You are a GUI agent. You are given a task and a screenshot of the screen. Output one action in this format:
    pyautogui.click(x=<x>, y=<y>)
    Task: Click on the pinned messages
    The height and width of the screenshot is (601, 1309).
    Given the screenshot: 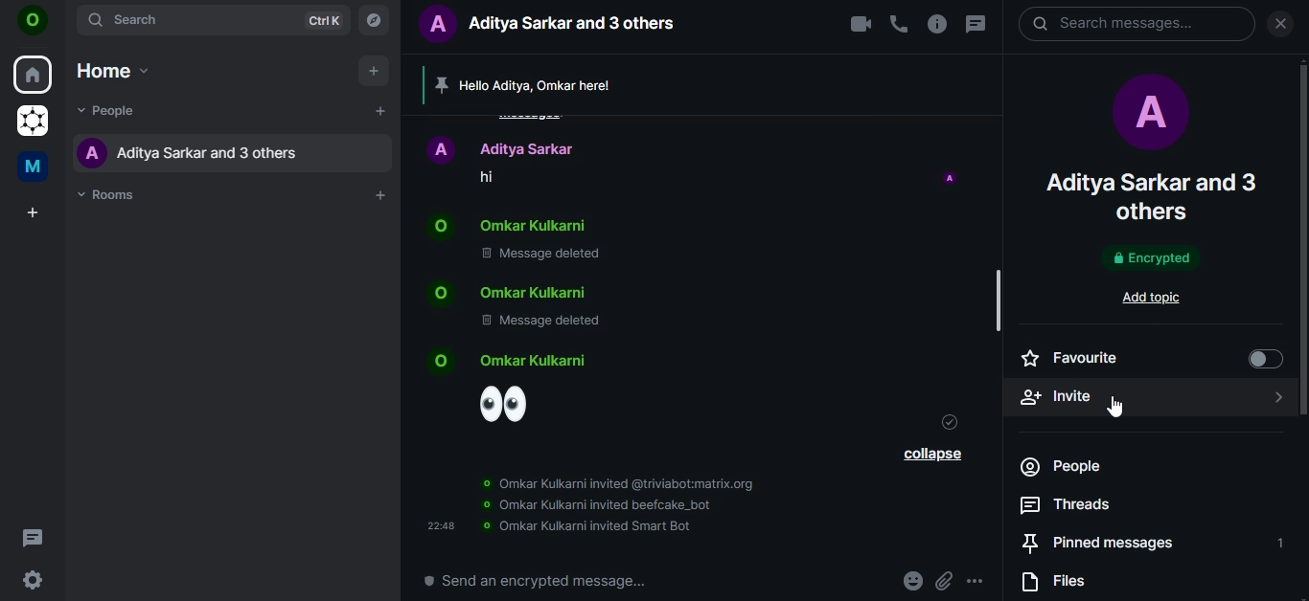 What is the action you would take?
    pyautogui.click(x=1148, y=543)
    